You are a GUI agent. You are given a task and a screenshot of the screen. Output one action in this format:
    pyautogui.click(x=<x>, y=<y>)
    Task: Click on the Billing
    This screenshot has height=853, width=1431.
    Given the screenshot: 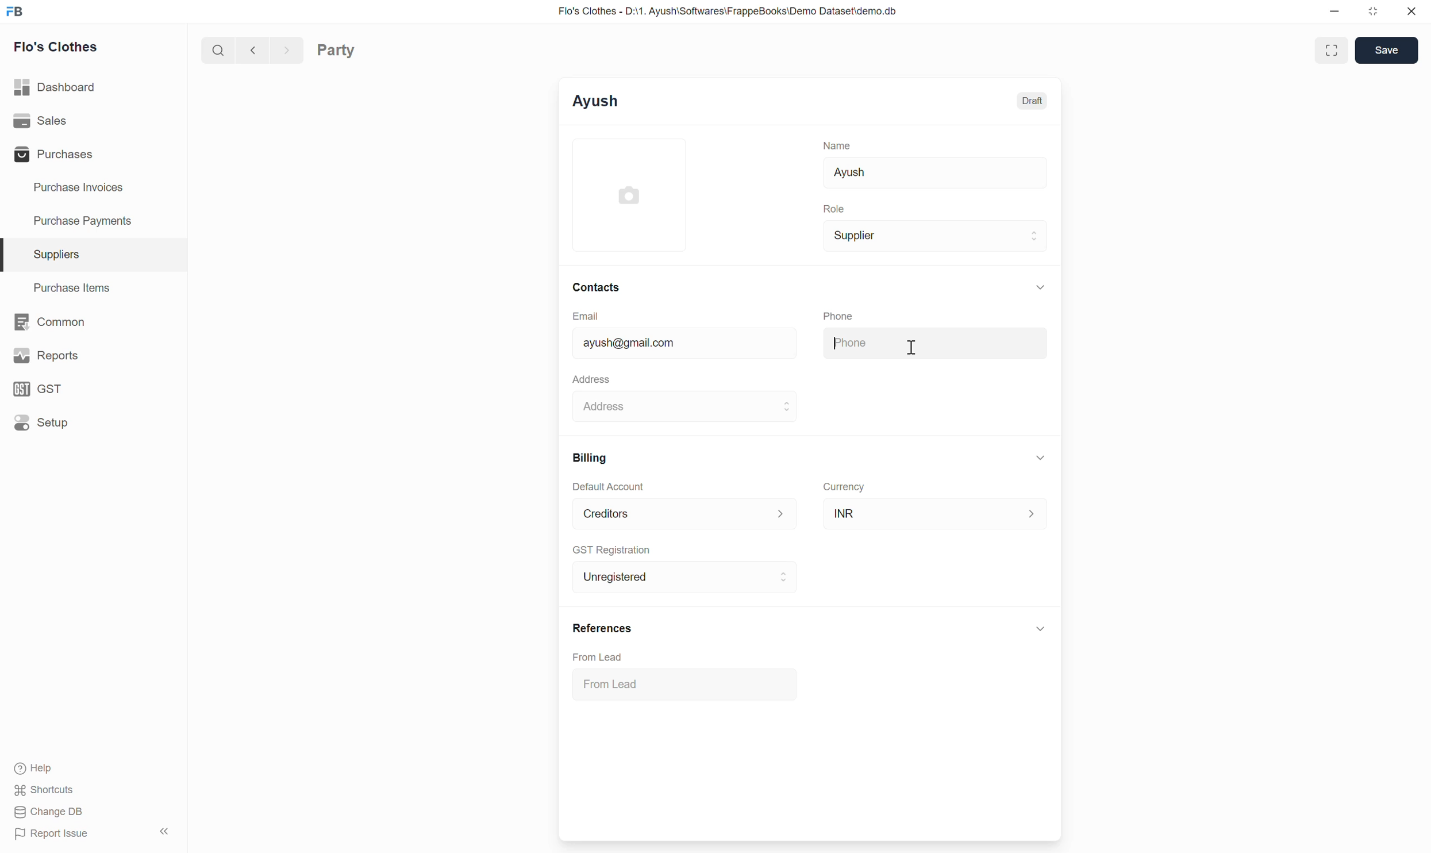 What is the action you would take?
    pyautogui.click(x=590, y=458)
    